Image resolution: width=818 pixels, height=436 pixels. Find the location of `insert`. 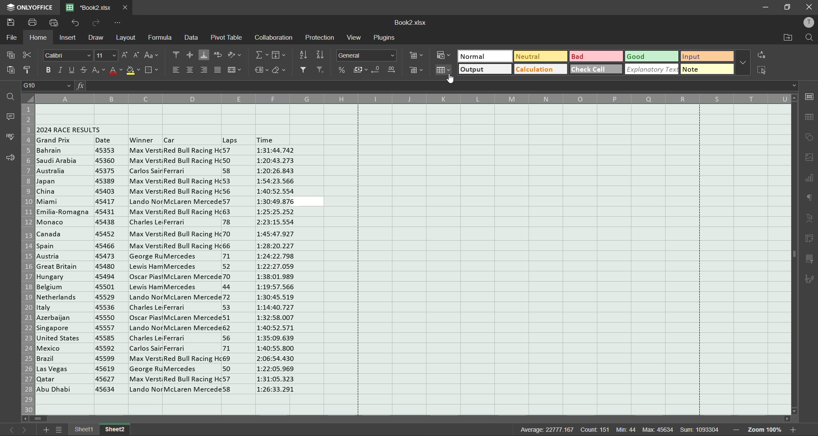

insert is located at coordinates (70, 38).